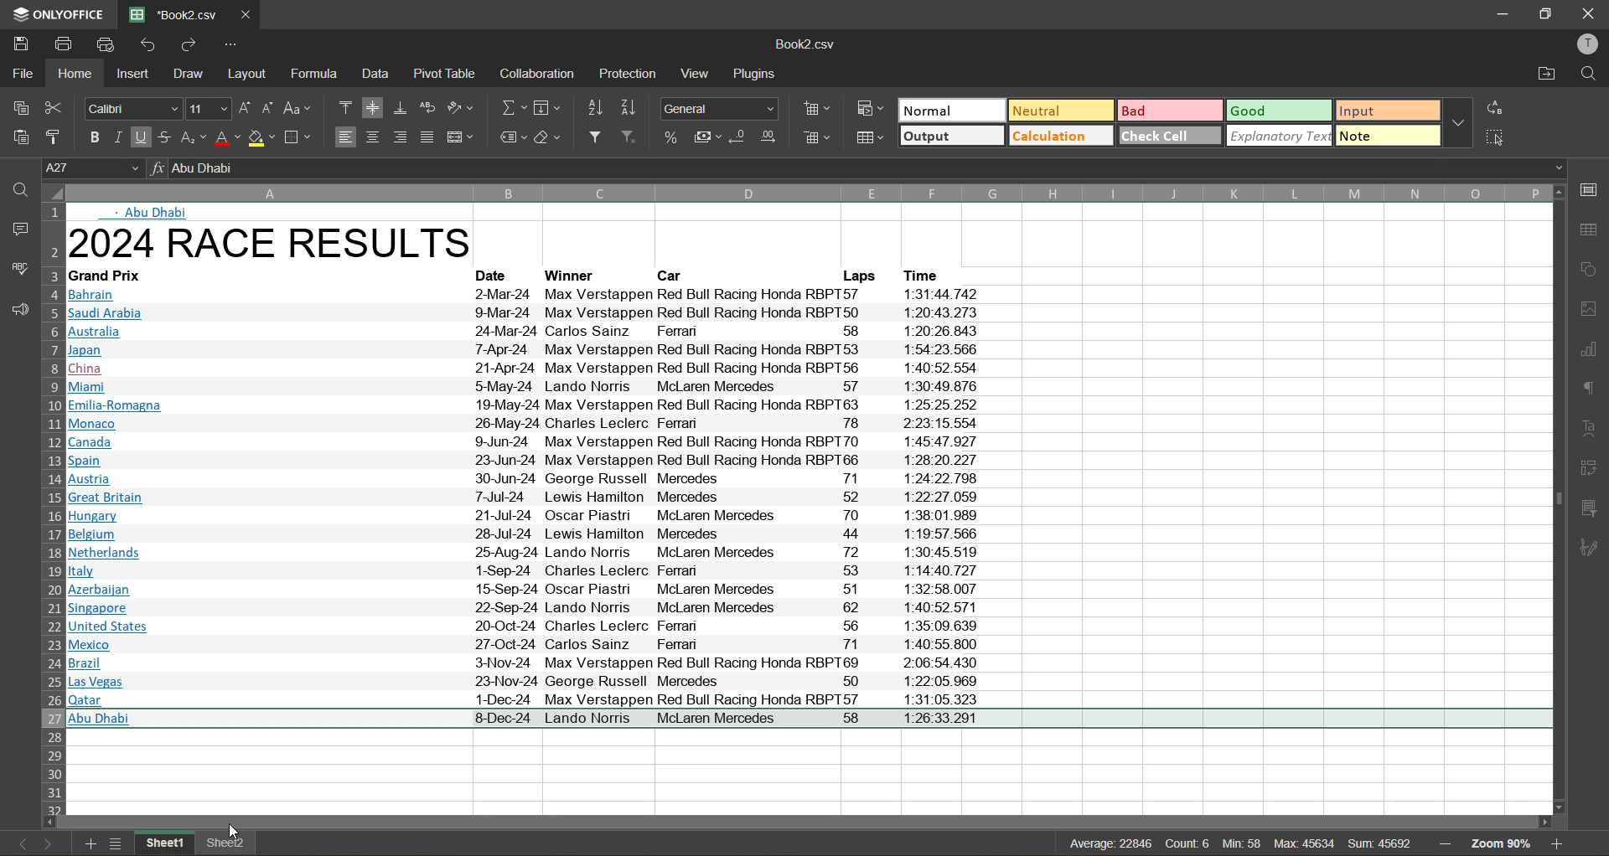 This screenshot has width=1609, height=856. What do you see at coordinates (1555, 495) in the screenshot?
I see `vertical scrollbar` at bounding box center [1555, 495].